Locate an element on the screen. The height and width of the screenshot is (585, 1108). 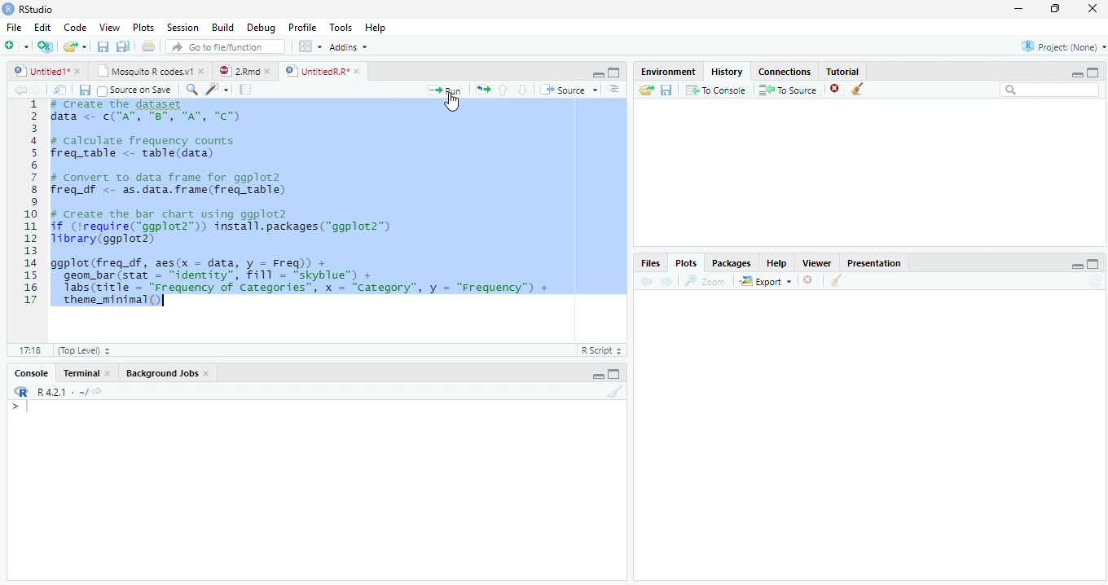
Close is located at coordinates (1092, 9).